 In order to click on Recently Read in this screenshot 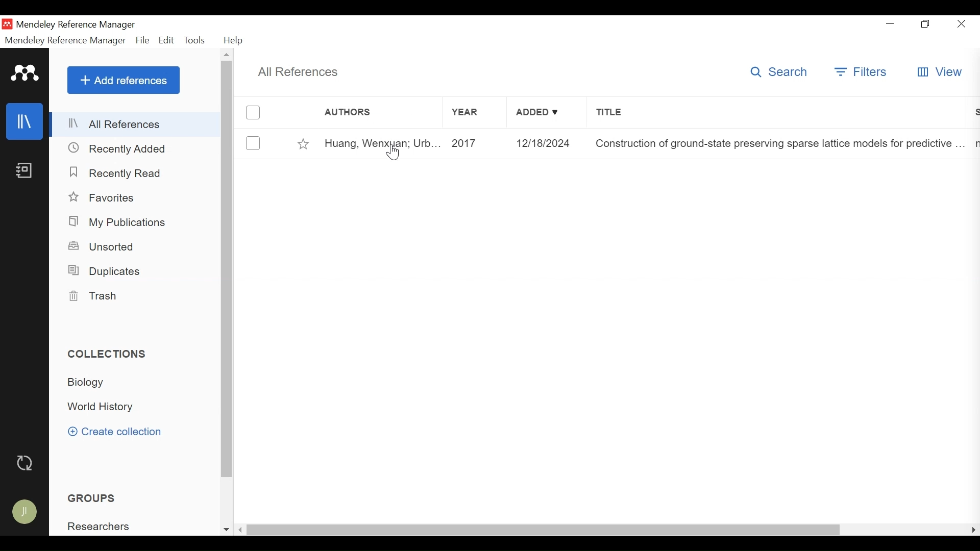, I will do `click(118, 173)`.